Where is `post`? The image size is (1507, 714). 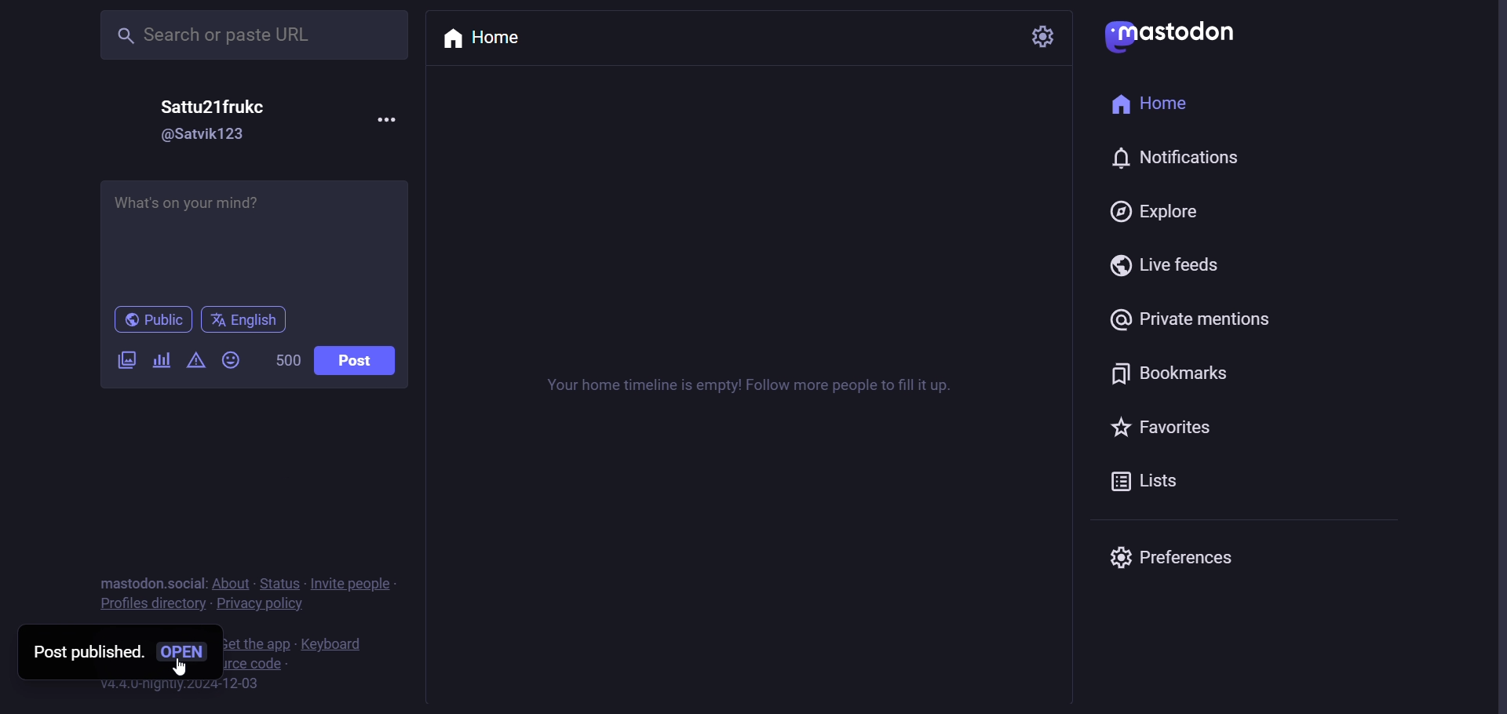 post is located at coordinates (354, 362).